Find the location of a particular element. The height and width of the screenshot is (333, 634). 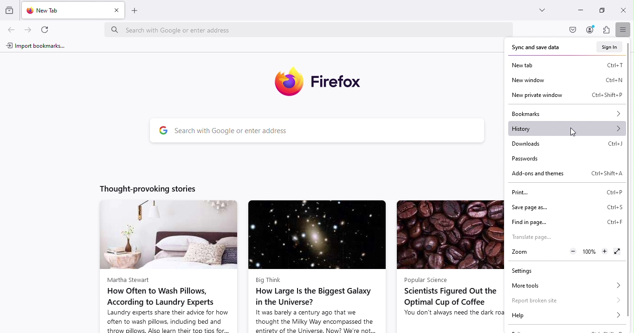

Address bar is located at coordinates (310, 29).